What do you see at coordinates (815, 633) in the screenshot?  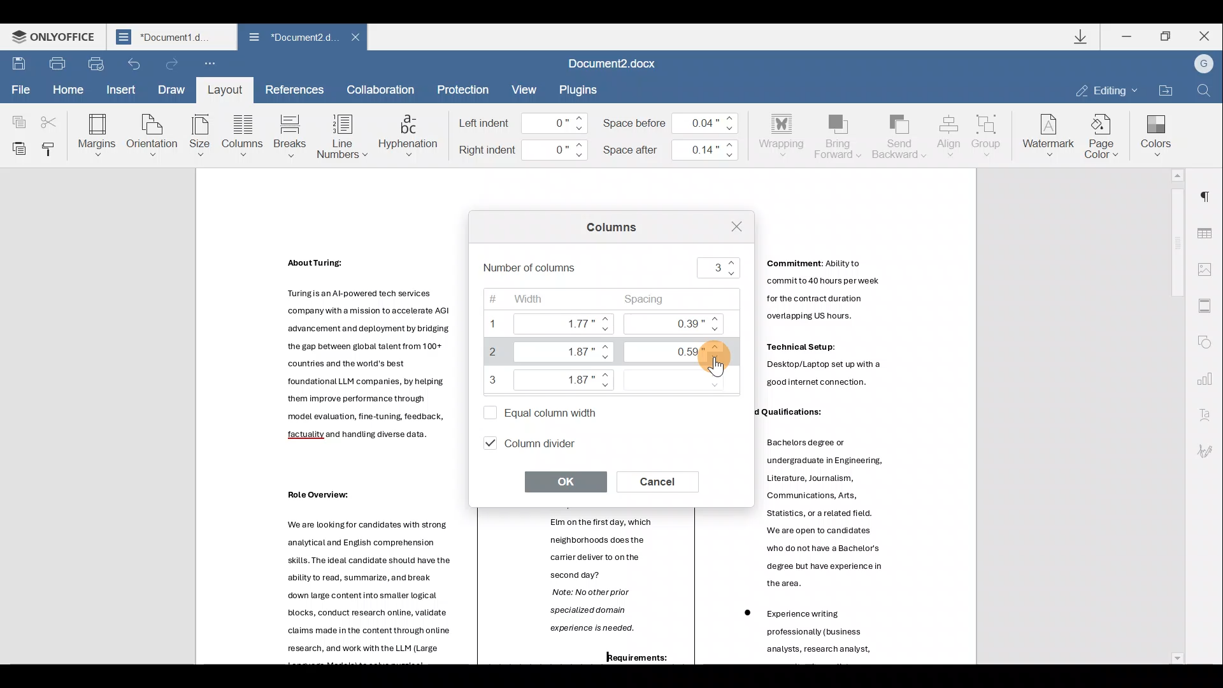 I see `` at bounding box center [815, 633].